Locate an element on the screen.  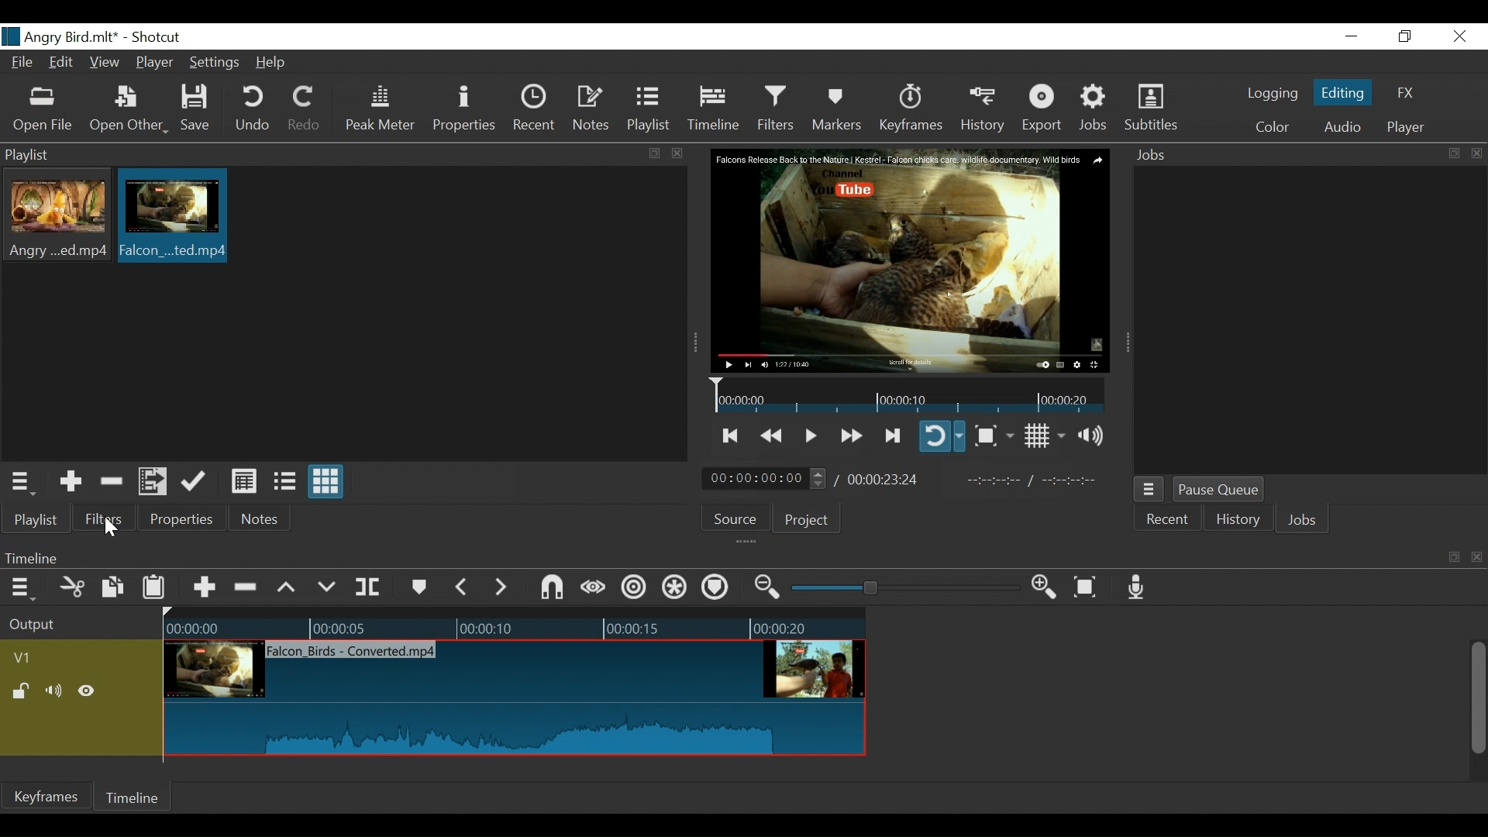
Video Track Name is located at coordinates (67, 659).